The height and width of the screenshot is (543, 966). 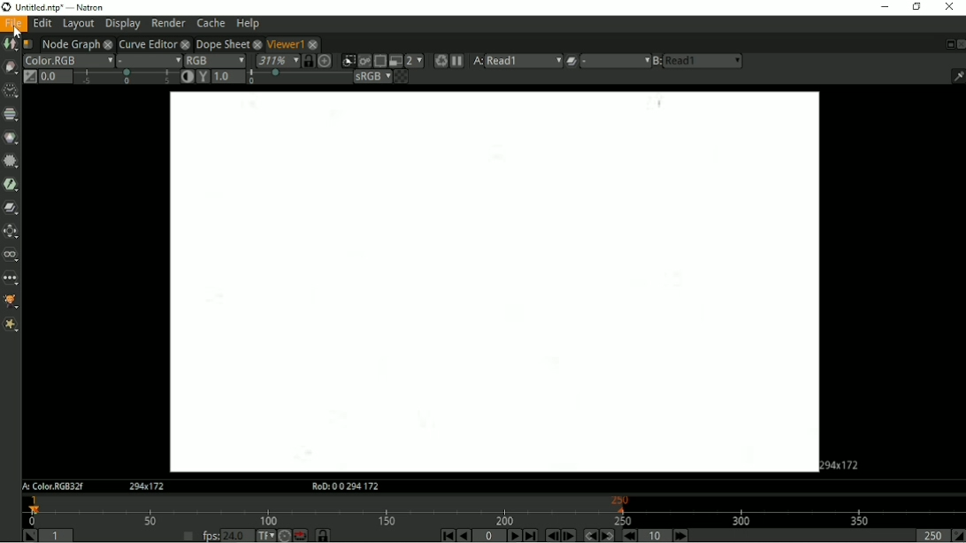 What do you see at coordinates (657, 62) in the screenshot?
I see `Viewer input B` at bounding box center [657, 62].